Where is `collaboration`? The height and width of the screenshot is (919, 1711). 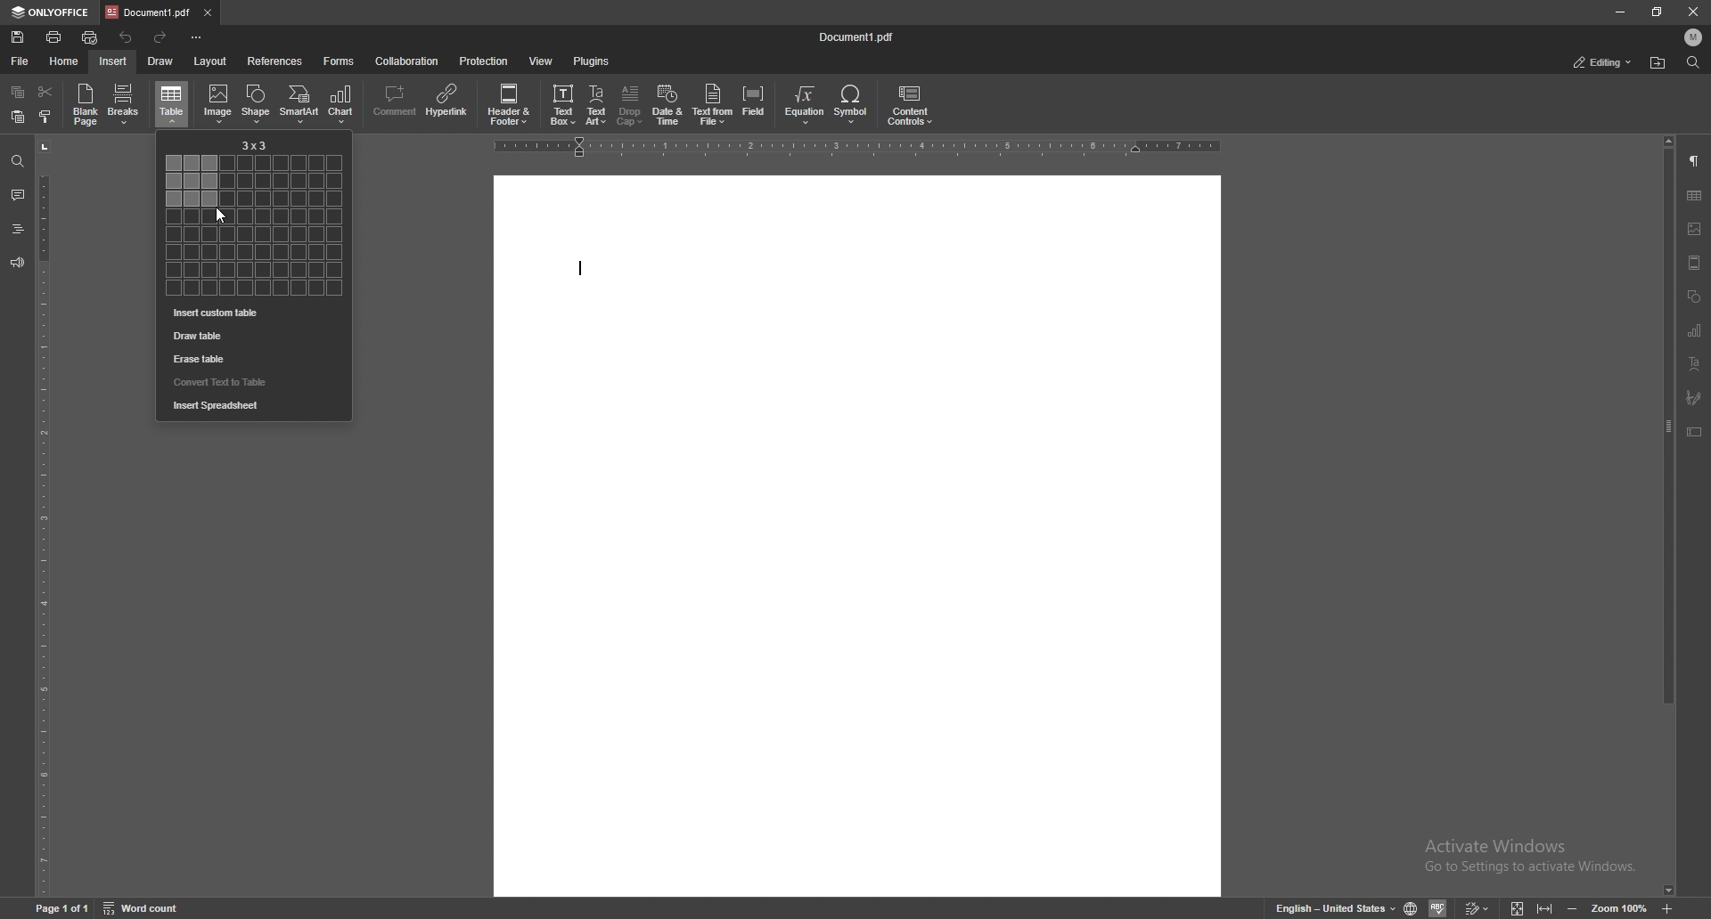 collaboration is located at coordinates (406, 60).